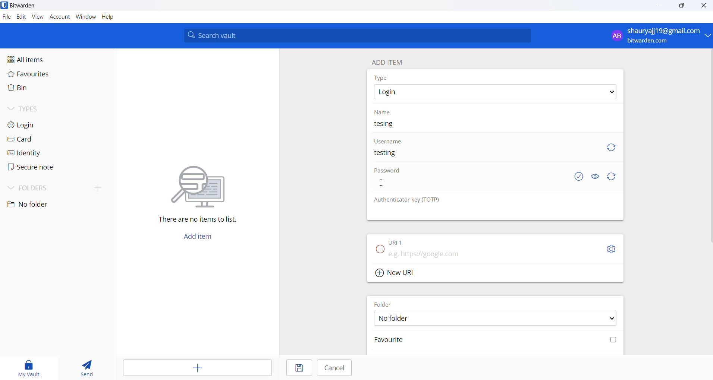  I want to click on graphical illustration conveying searching for a file, so click(205, 185).